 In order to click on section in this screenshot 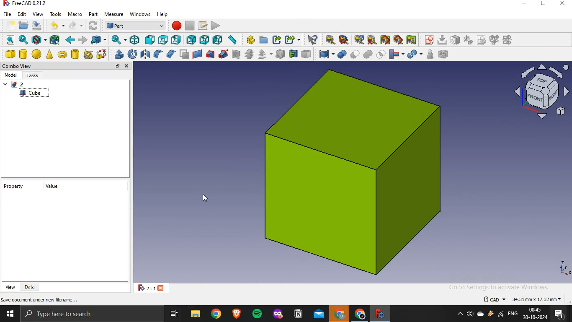, I will do `click(236, 54)`.